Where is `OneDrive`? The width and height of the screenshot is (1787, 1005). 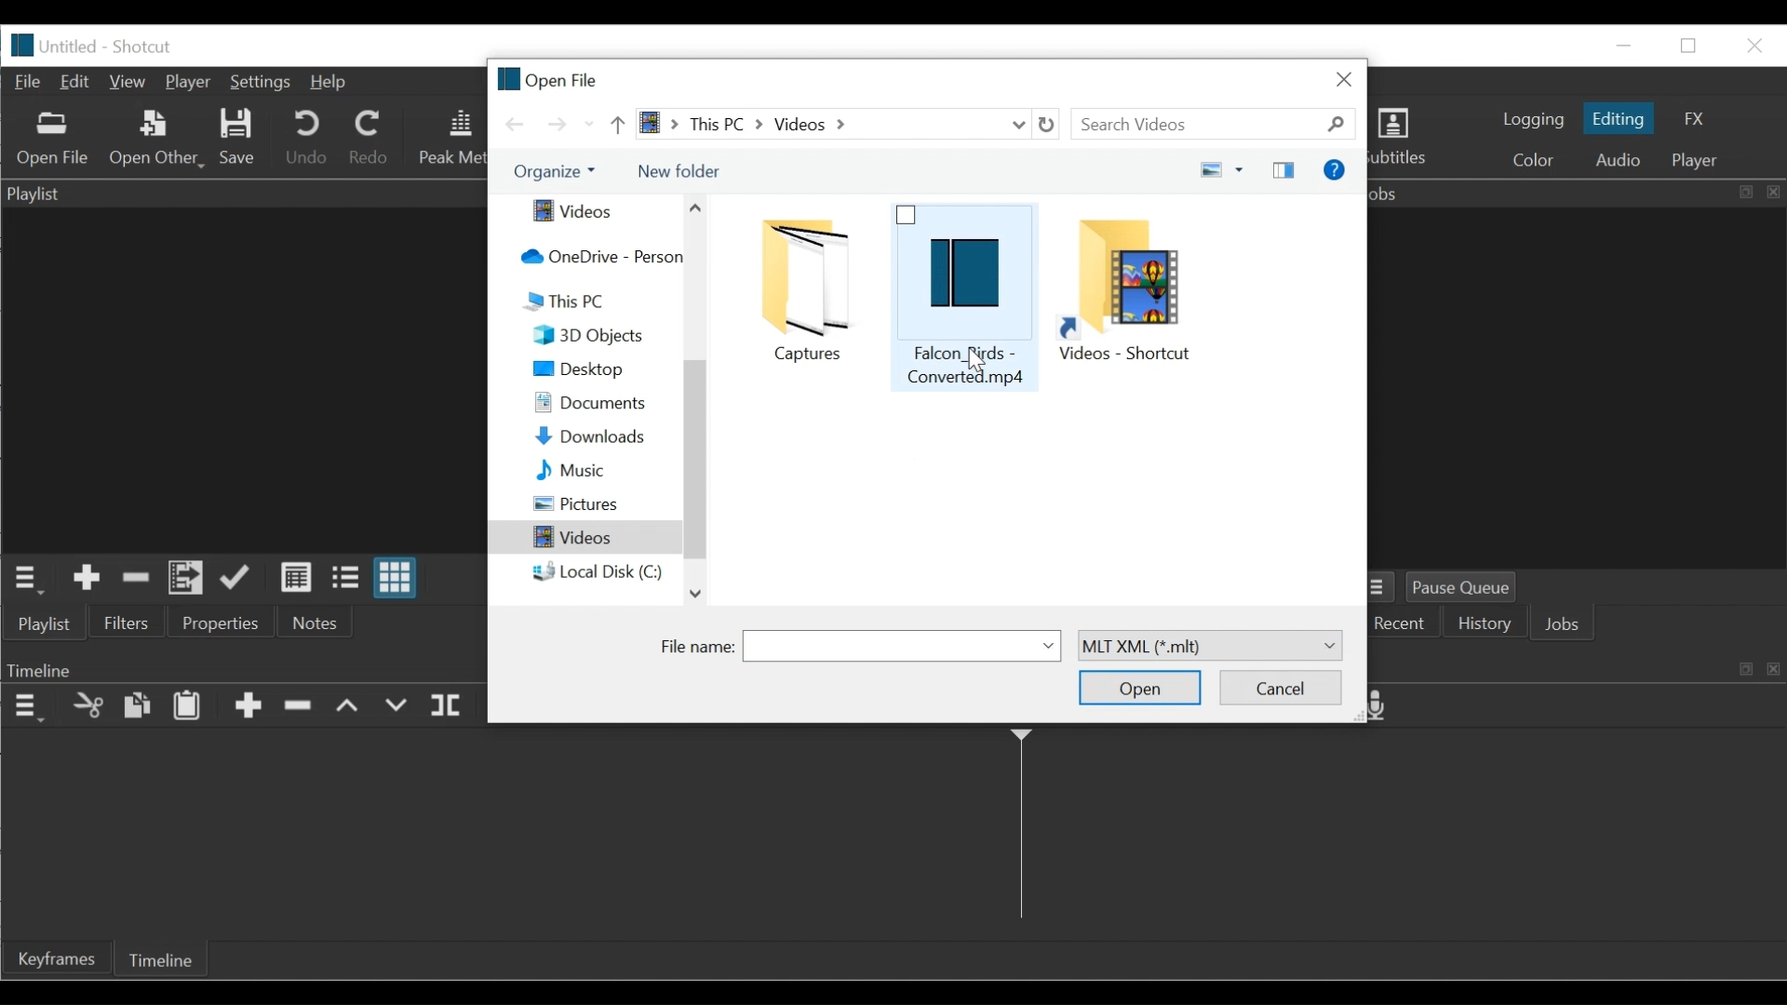 OneDrive is located at coordinates (595, 258).